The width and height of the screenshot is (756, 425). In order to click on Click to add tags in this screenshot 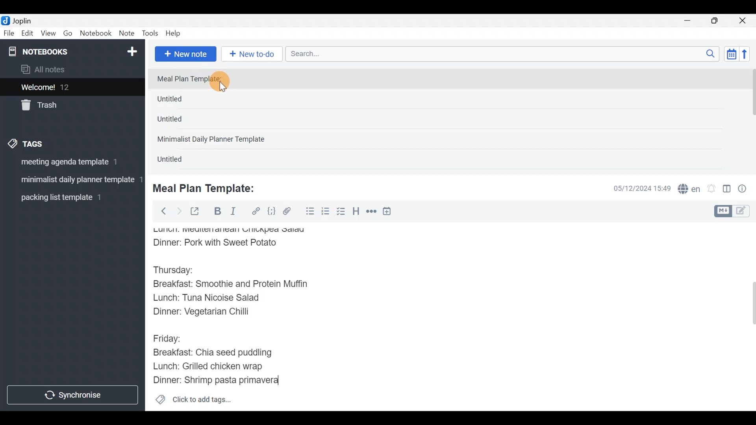, I will do `click(193, 402)`.